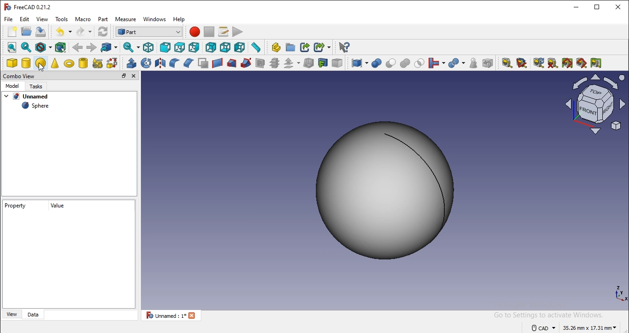  What do you see at coordinates (132, 63) in the screenshot?
I see `extrude` at bounding box center [132, 63].